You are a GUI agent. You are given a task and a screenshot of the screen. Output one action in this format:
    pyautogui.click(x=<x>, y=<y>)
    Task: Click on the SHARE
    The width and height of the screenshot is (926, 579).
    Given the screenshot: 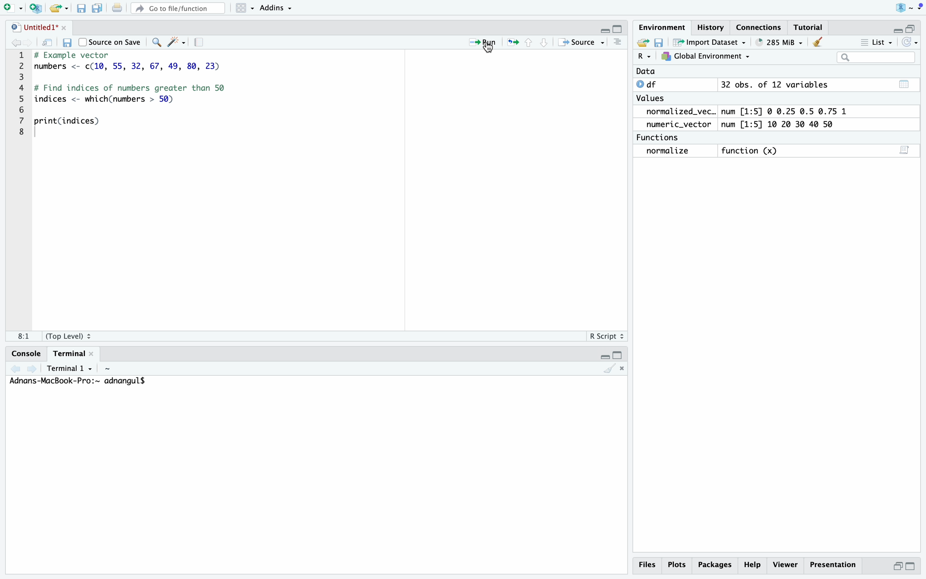 What is the action you would take?
    pyautogui.click(x=641, y=43)
    